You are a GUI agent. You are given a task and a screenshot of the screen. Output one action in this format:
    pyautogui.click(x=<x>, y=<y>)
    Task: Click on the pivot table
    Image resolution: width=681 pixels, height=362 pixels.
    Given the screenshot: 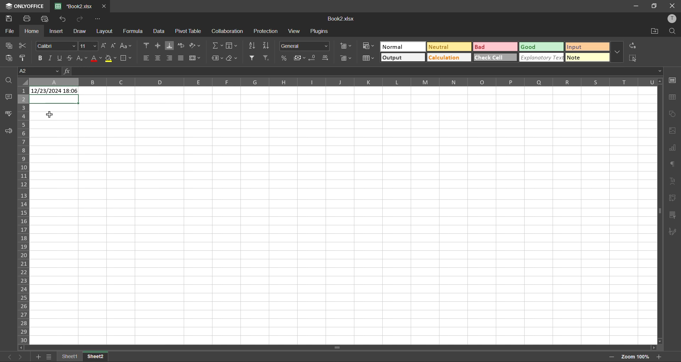 What is the action you would take?
    pyautogui.click(x=189, y=31)
    